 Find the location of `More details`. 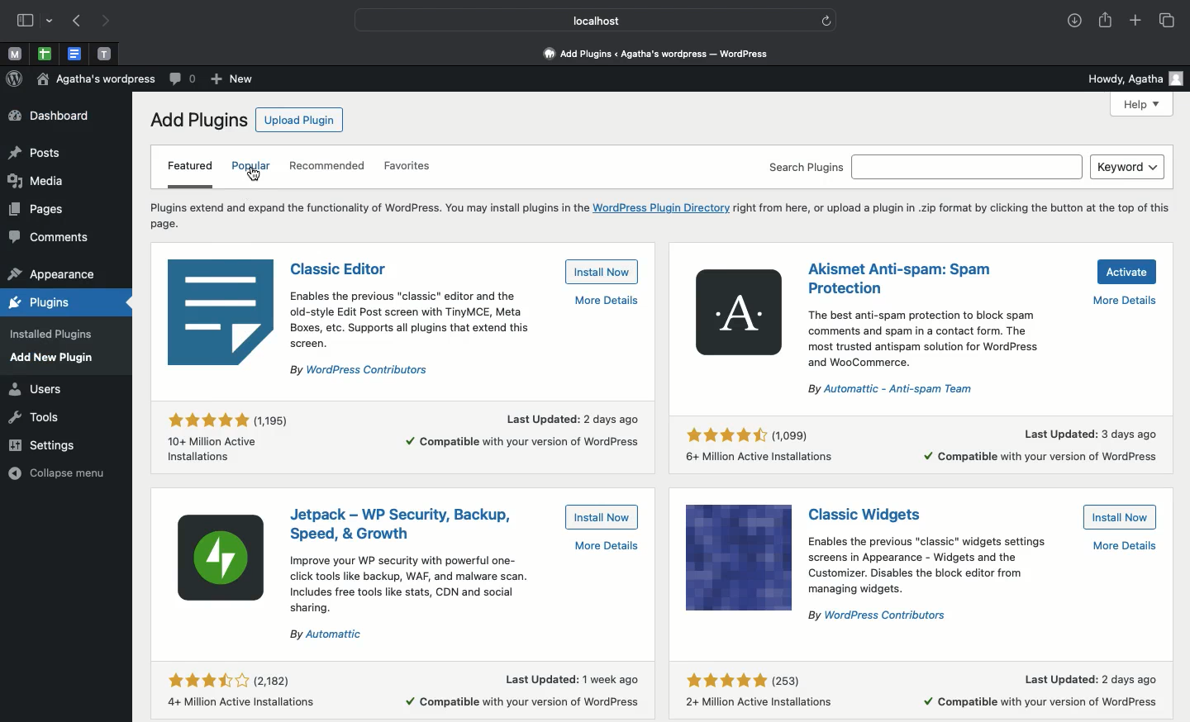

More details is located at coordinates (1040, 692).